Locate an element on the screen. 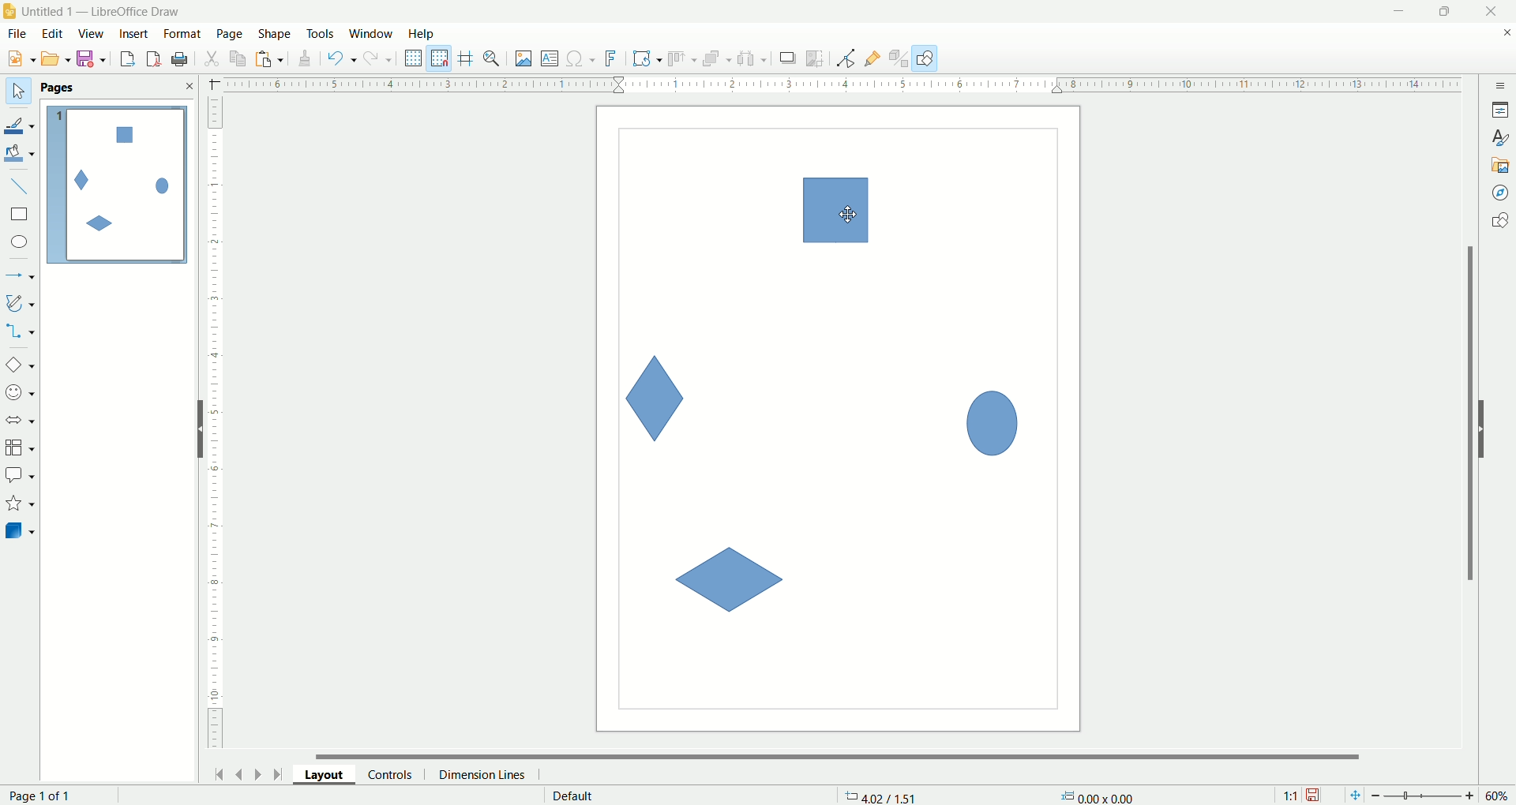 The height and width of the screenshot is (805, 1516). helplines is located at coordinates (468, 58).